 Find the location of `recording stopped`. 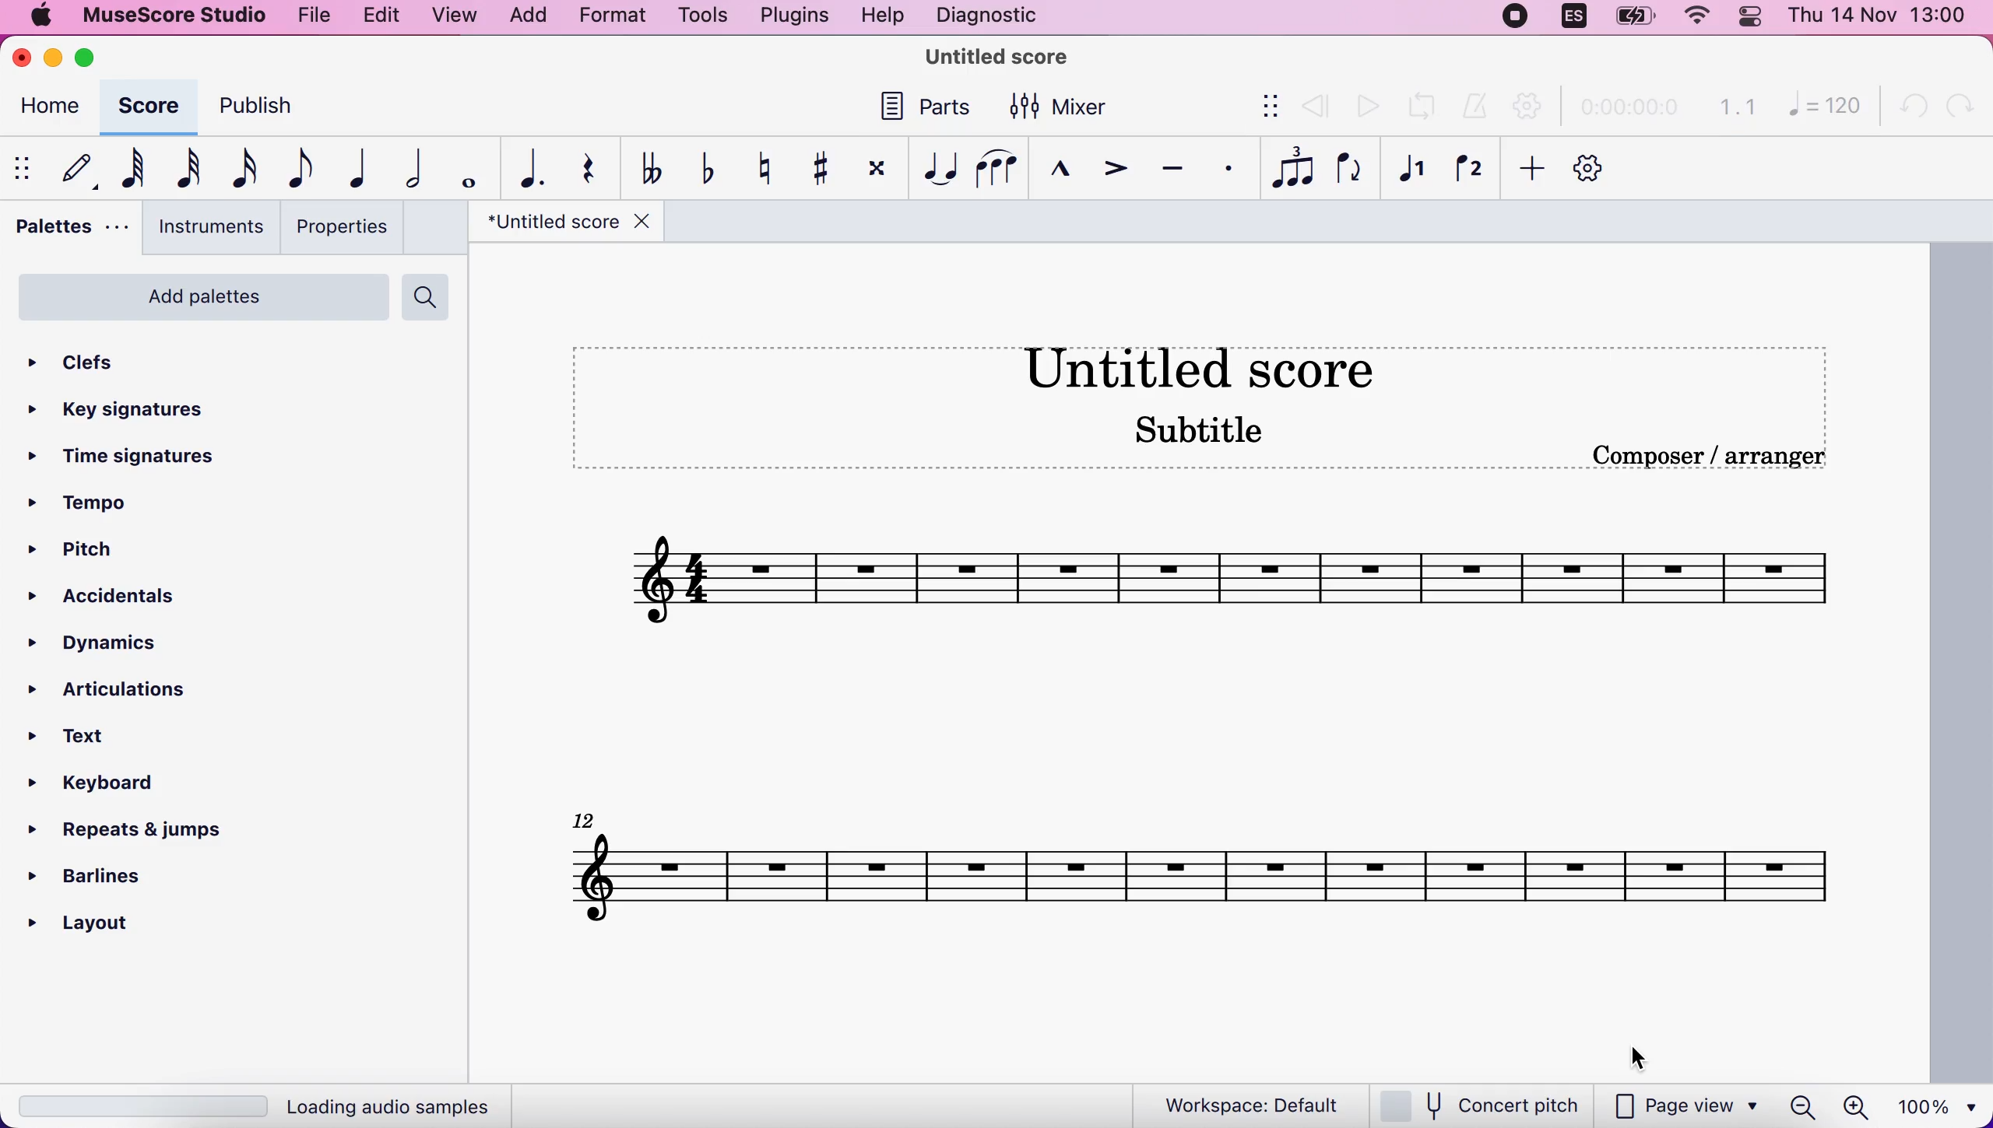

recording stopped is located at coordinates (1516, 21).